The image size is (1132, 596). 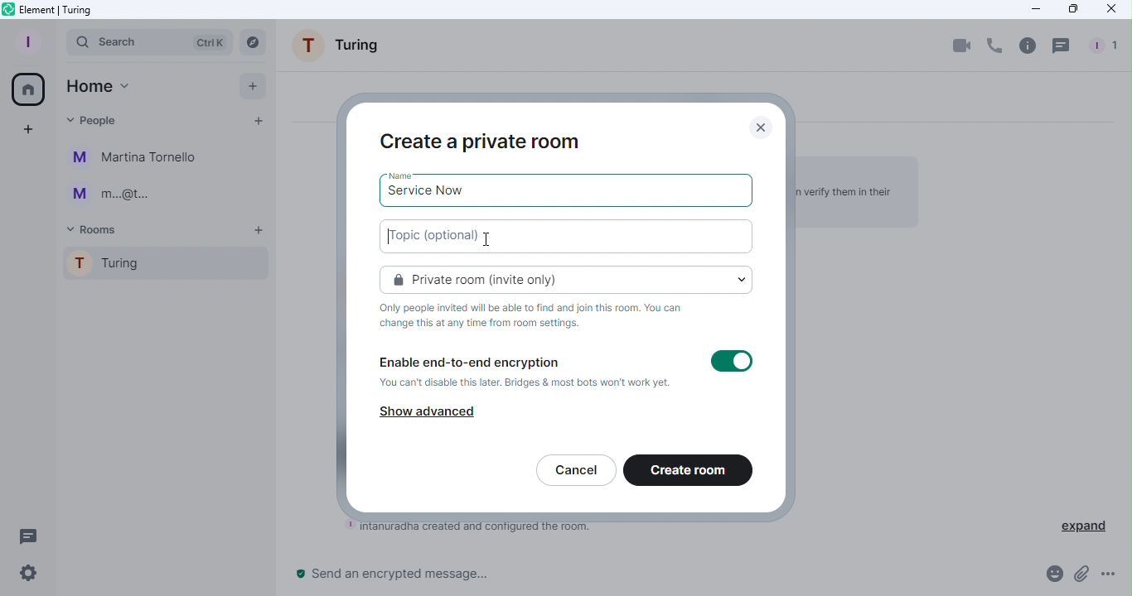 What do you see at coordinates (1110, 11) in the screenshot?
I see `Close` at bounding box center [1110, 11].